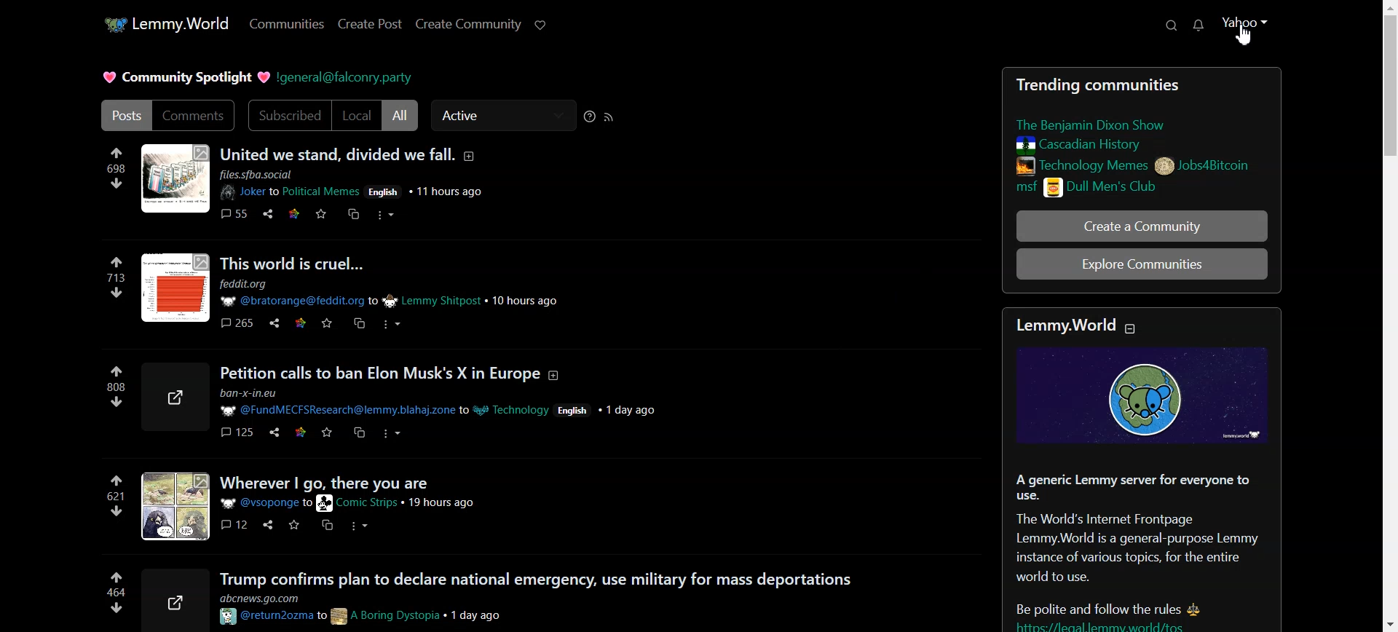 The image size is (1398, 632). What do you see at coordinates (111, 169) in the screenshot?
I see `698` at bounding box center [111, 169].